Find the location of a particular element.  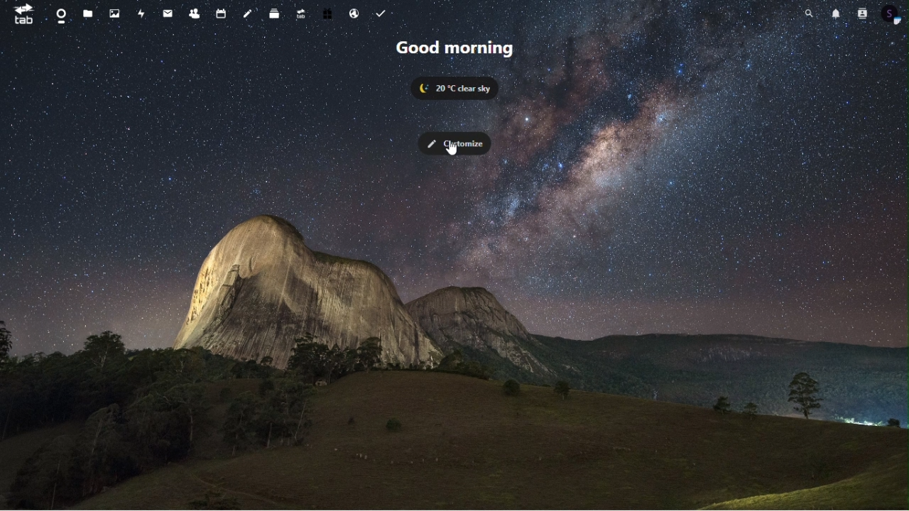

acticity is located at coordinates (143, 15).